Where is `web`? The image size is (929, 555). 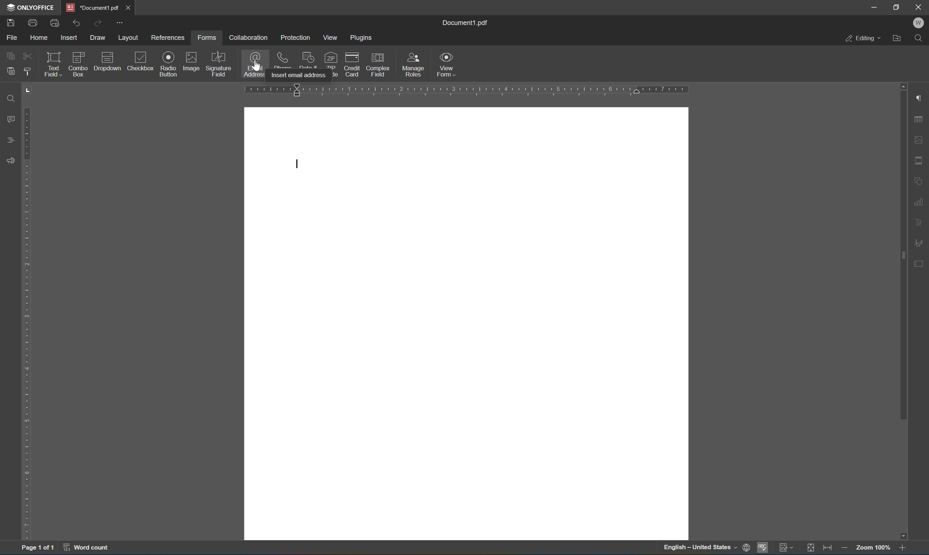 web is located at coordinates (745, 548).